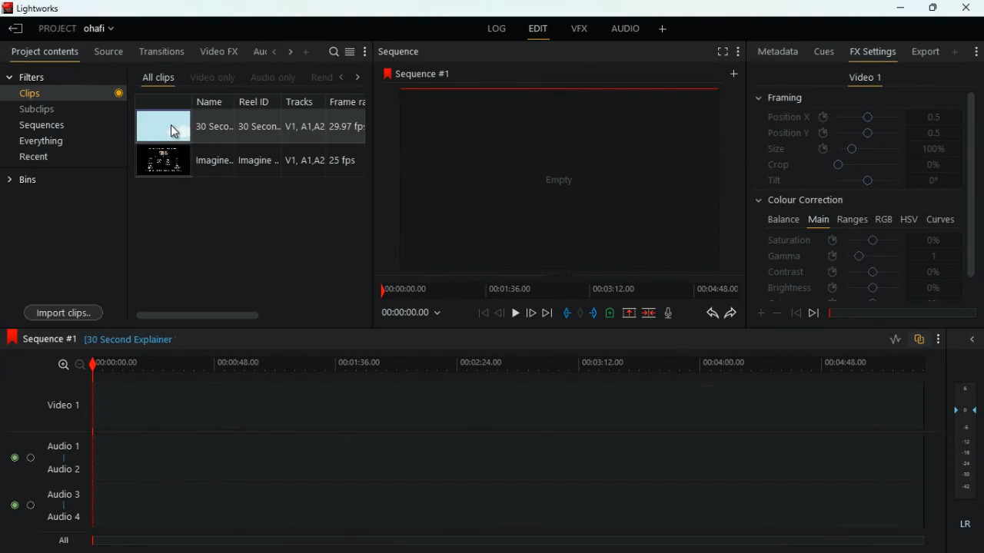 The height and width of the screenshot is (553, 984). I want to click on minimize, so click(903, 8).